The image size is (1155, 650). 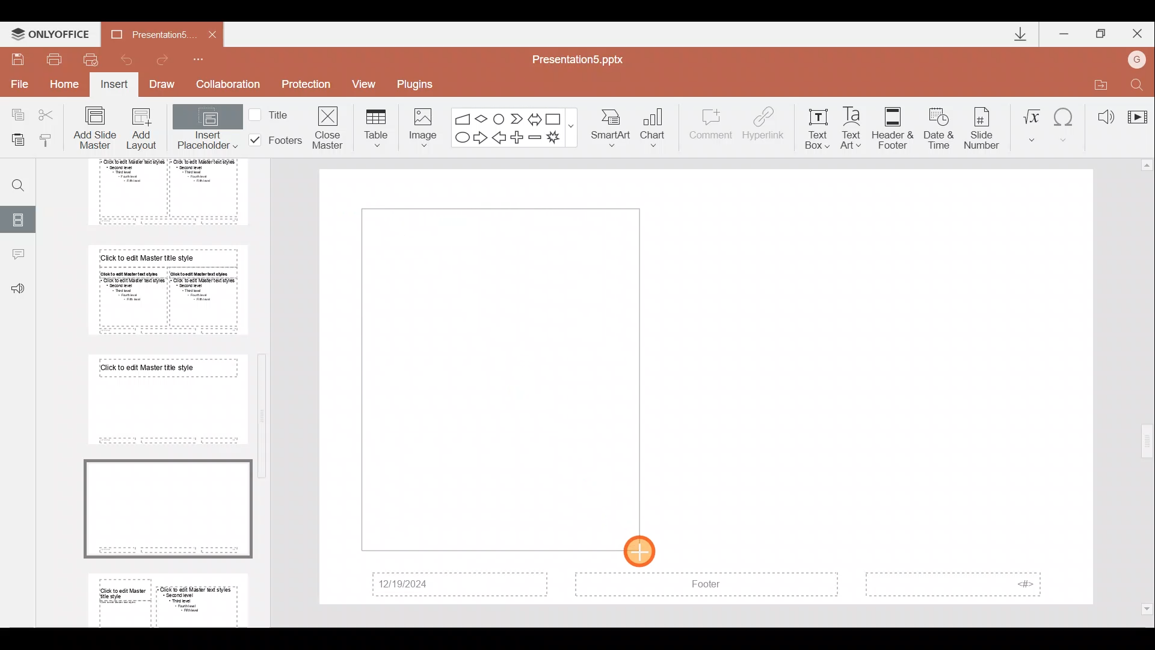 What do you see at coordinates (854, 125) in the screenshot?
I see `Text Art` at bounding box center [854, 125].